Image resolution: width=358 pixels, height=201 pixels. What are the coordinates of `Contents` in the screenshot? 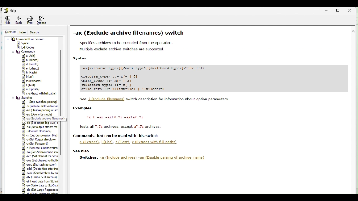 It's located at (8, 32).